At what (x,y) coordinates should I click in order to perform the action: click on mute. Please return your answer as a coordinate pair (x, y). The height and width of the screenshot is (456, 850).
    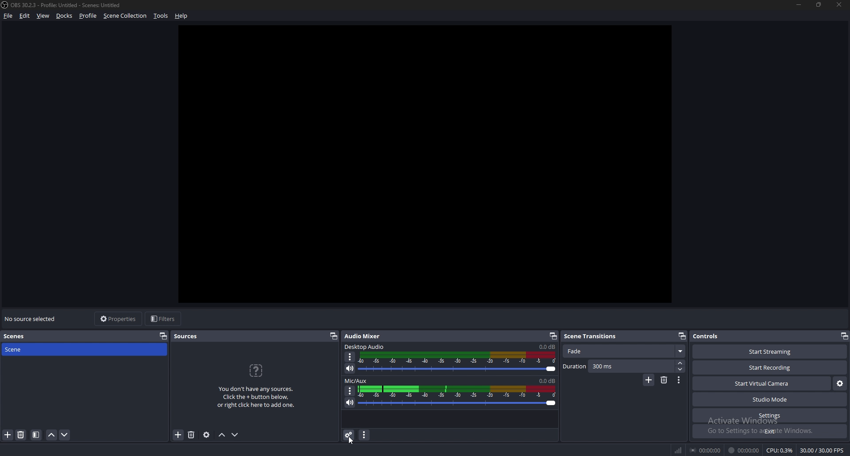
    Looking at the image, I should click on (350, 368).